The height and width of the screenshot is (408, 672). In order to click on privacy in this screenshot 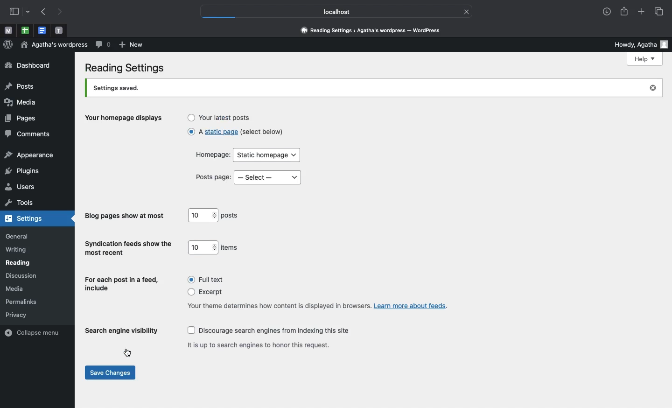, I will do `click(16, 314)`.